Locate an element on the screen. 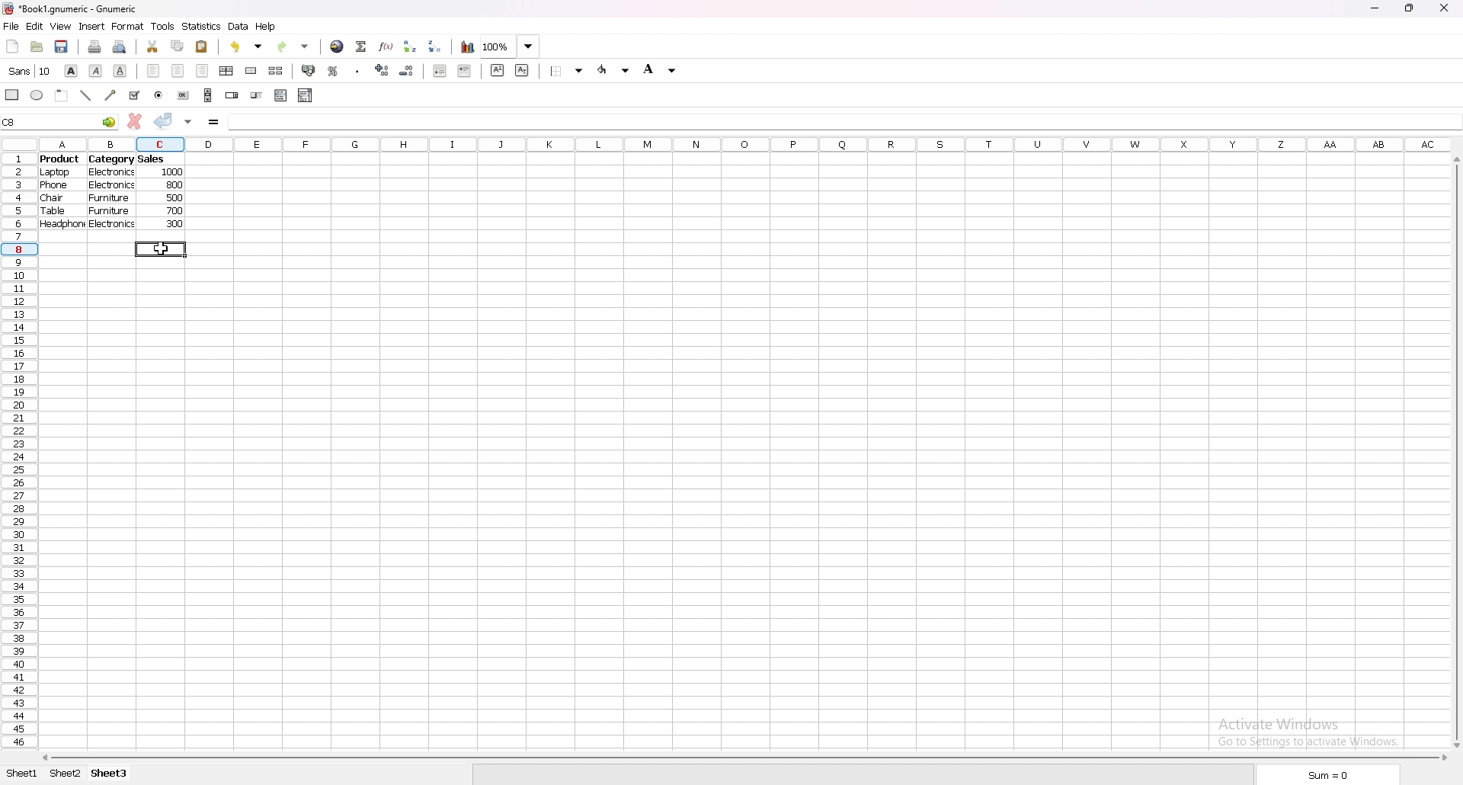  underline is located at coordinates (120, 71).